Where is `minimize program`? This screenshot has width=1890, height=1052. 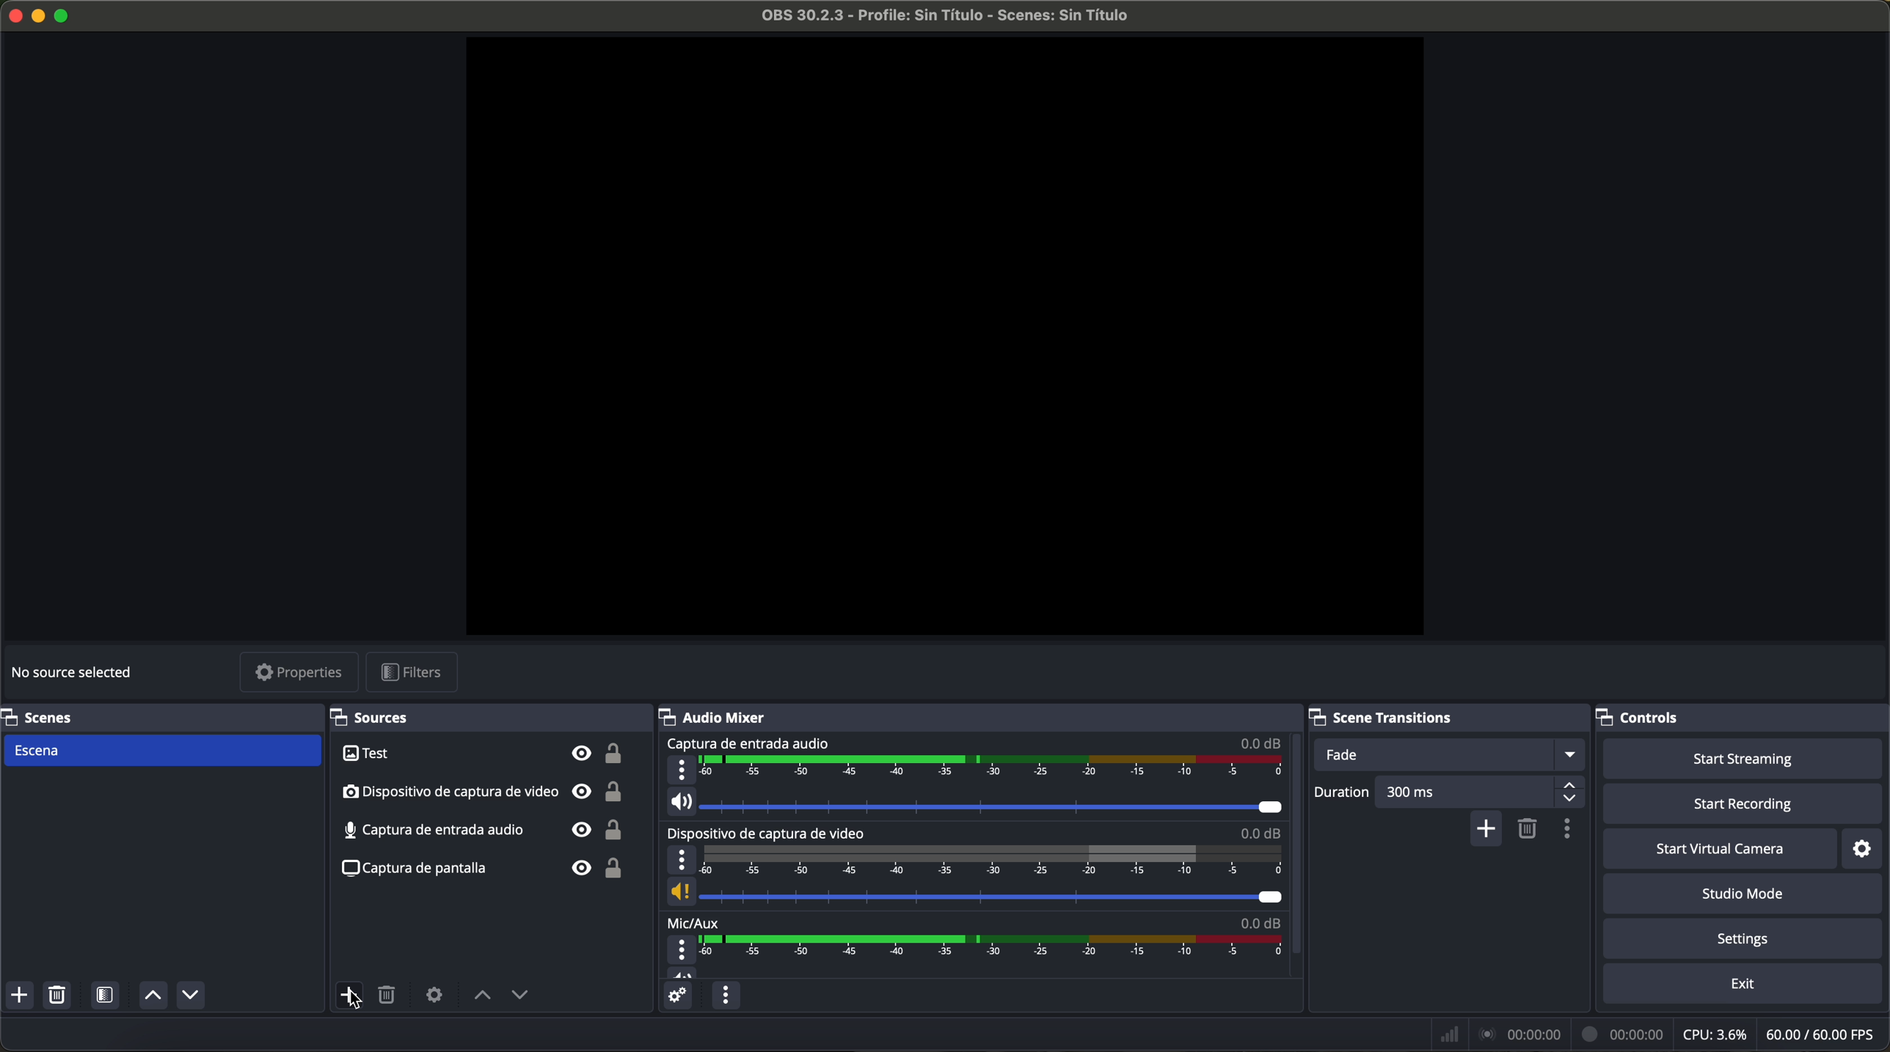
minimize program is located at coordinates (37, 18).